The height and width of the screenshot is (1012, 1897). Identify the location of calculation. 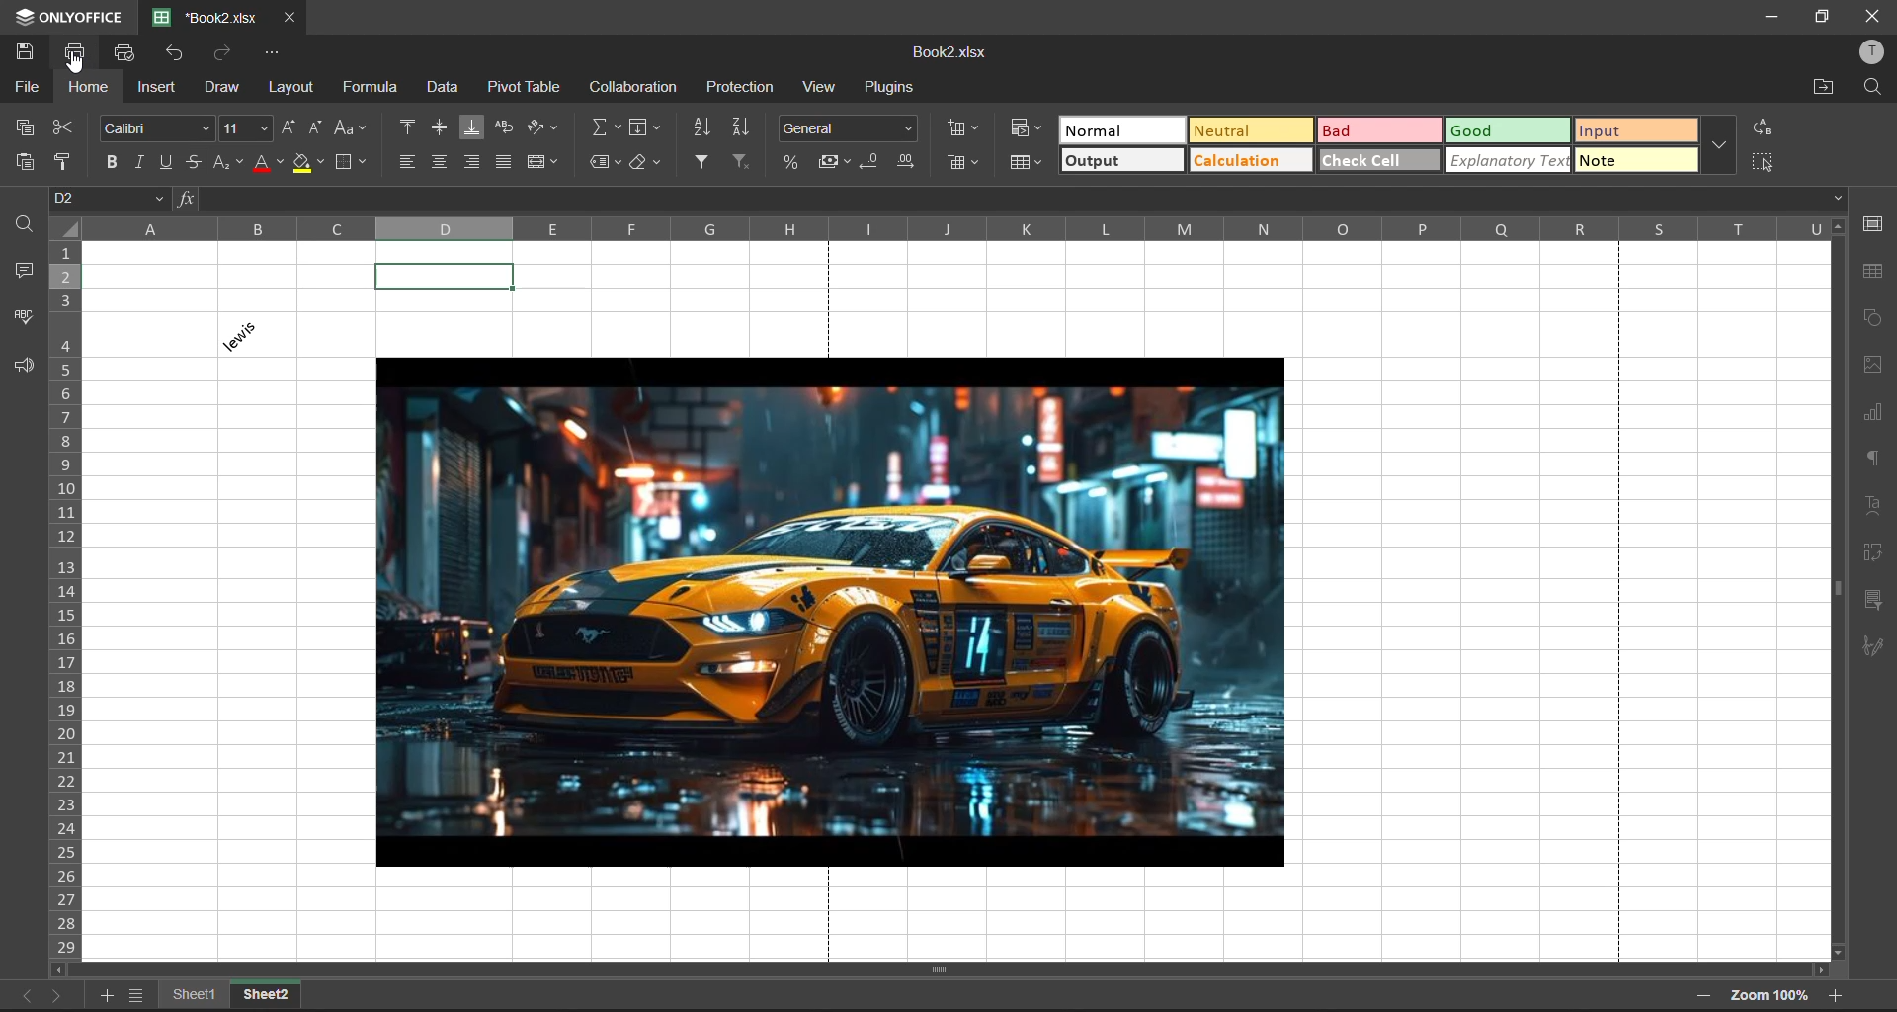
(1250, 160).